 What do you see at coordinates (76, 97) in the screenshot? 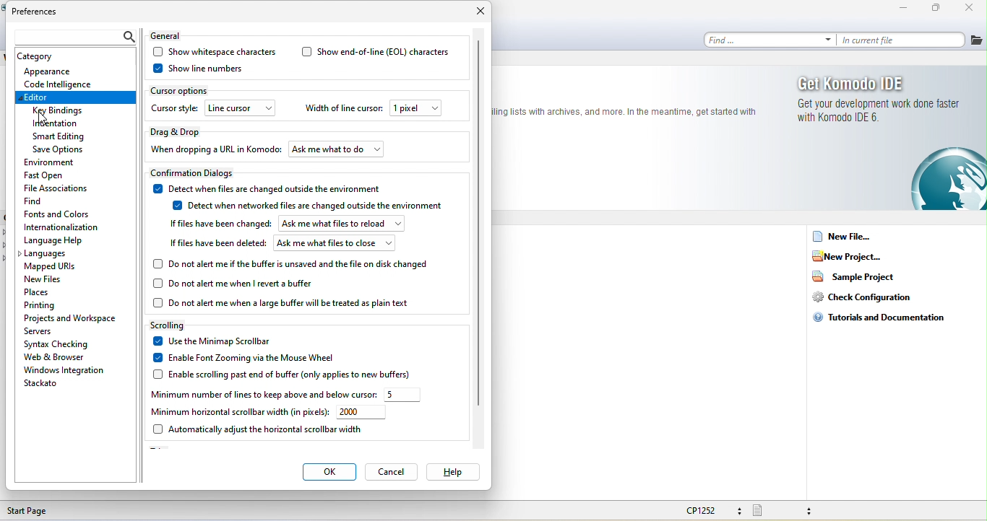
I see `editor` at bounding box center [76, 97].